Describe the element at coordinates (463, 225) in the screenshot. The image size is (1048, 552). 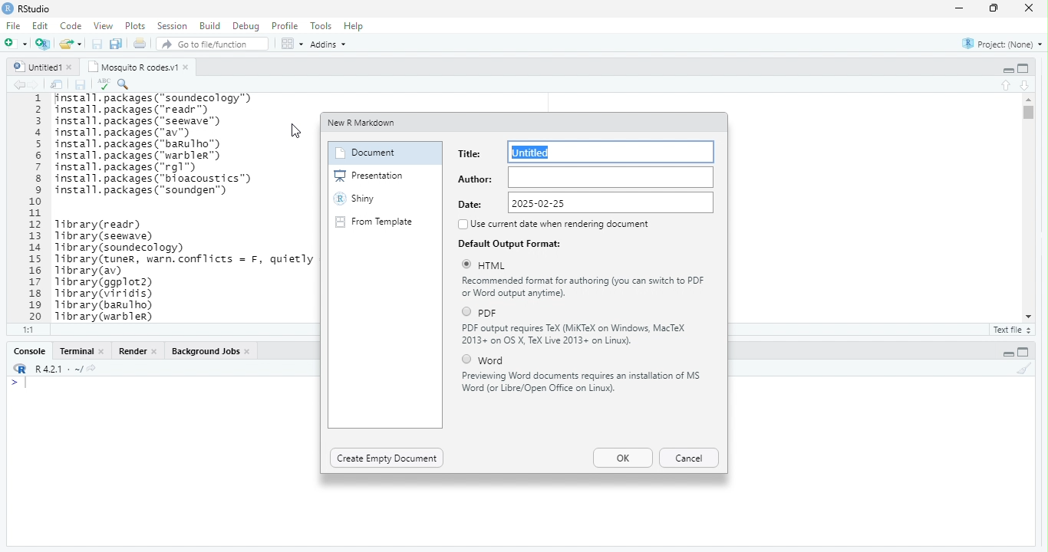
I see `Checkbox` at that location.